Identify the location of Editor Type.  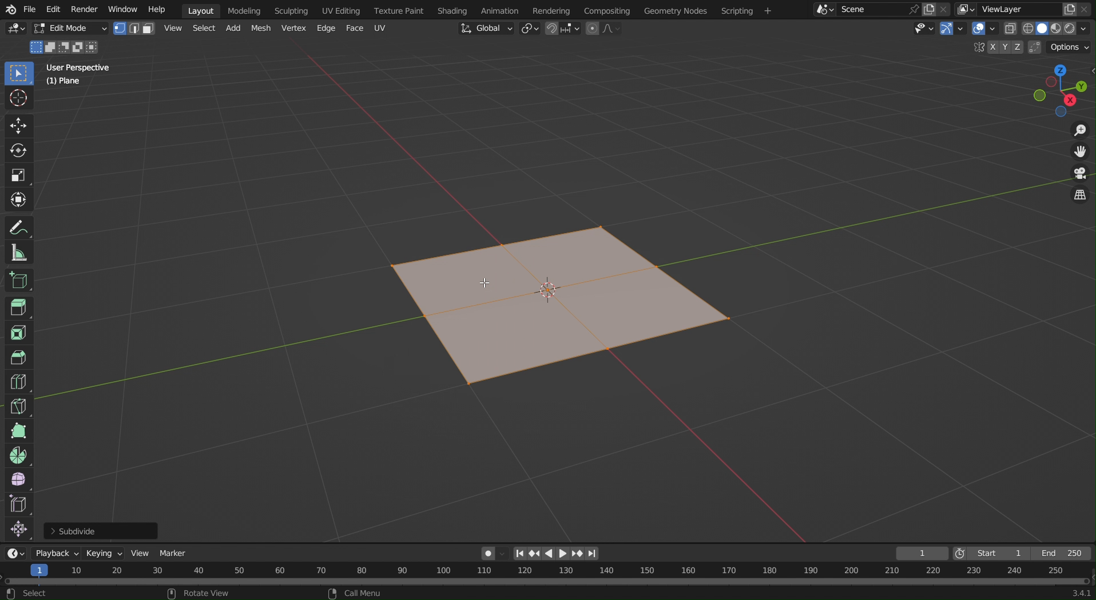
(16, 553).